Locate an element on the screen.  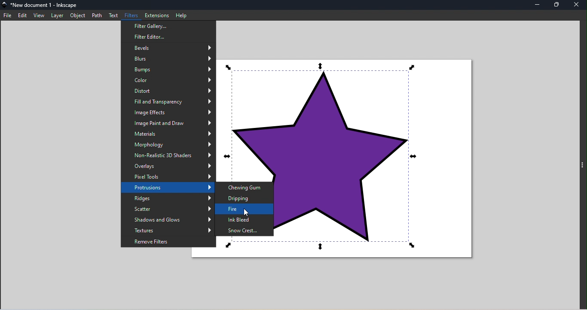
Scatter is located at coordinates (167, 209).